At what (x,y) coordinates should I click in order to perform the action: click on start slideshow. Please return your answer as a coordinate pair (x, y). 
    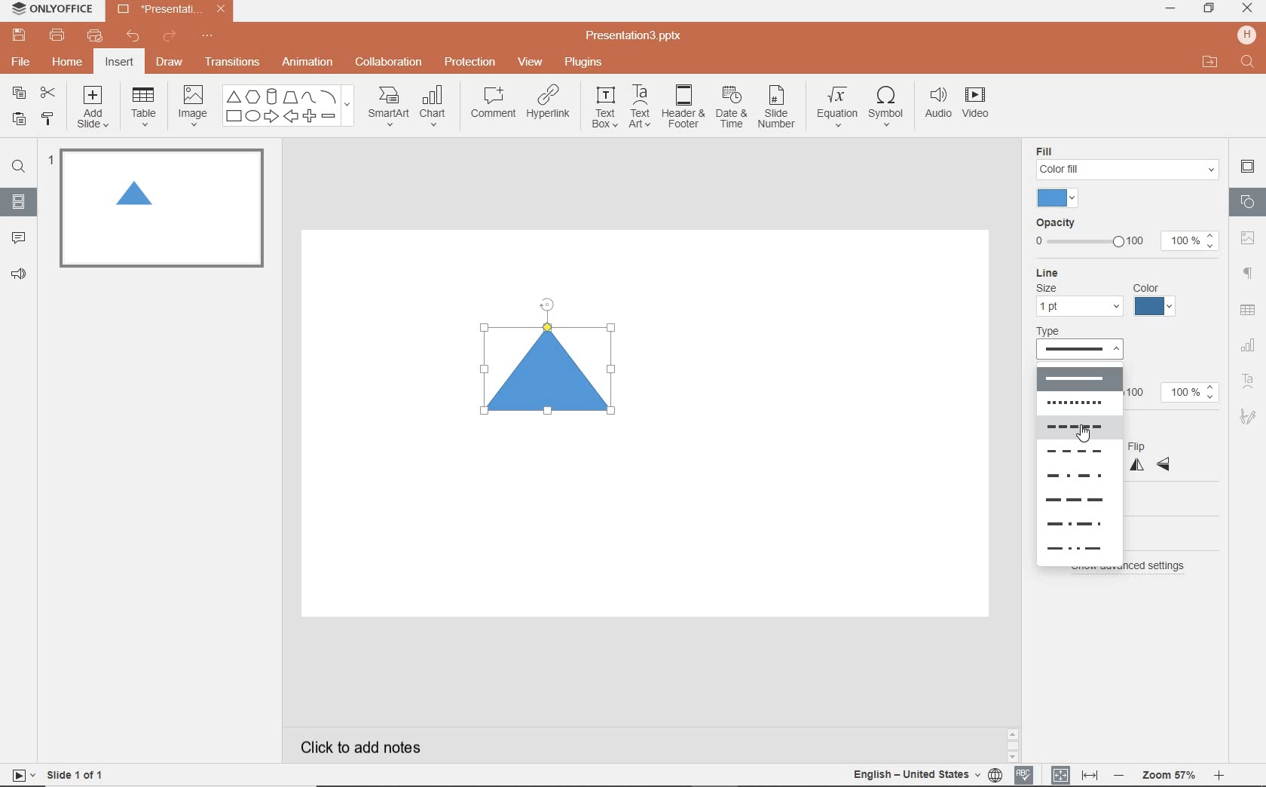
    Looking at the image, I should click on (18, 777).